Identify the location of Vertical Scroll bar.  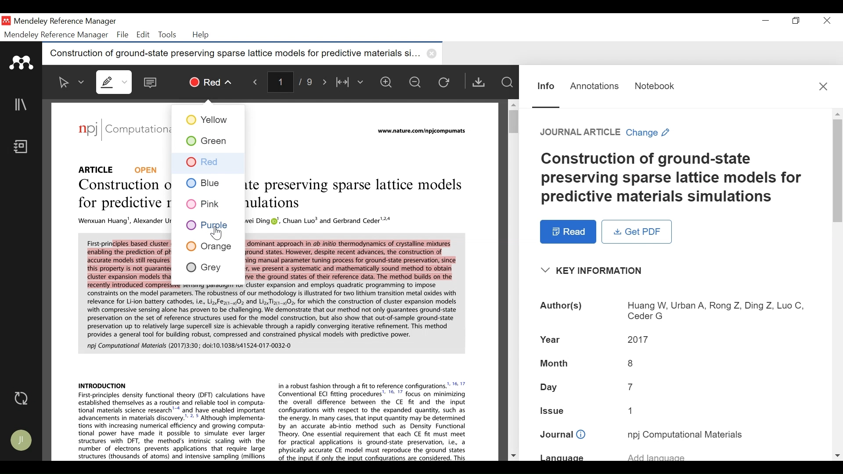
(838, 173).